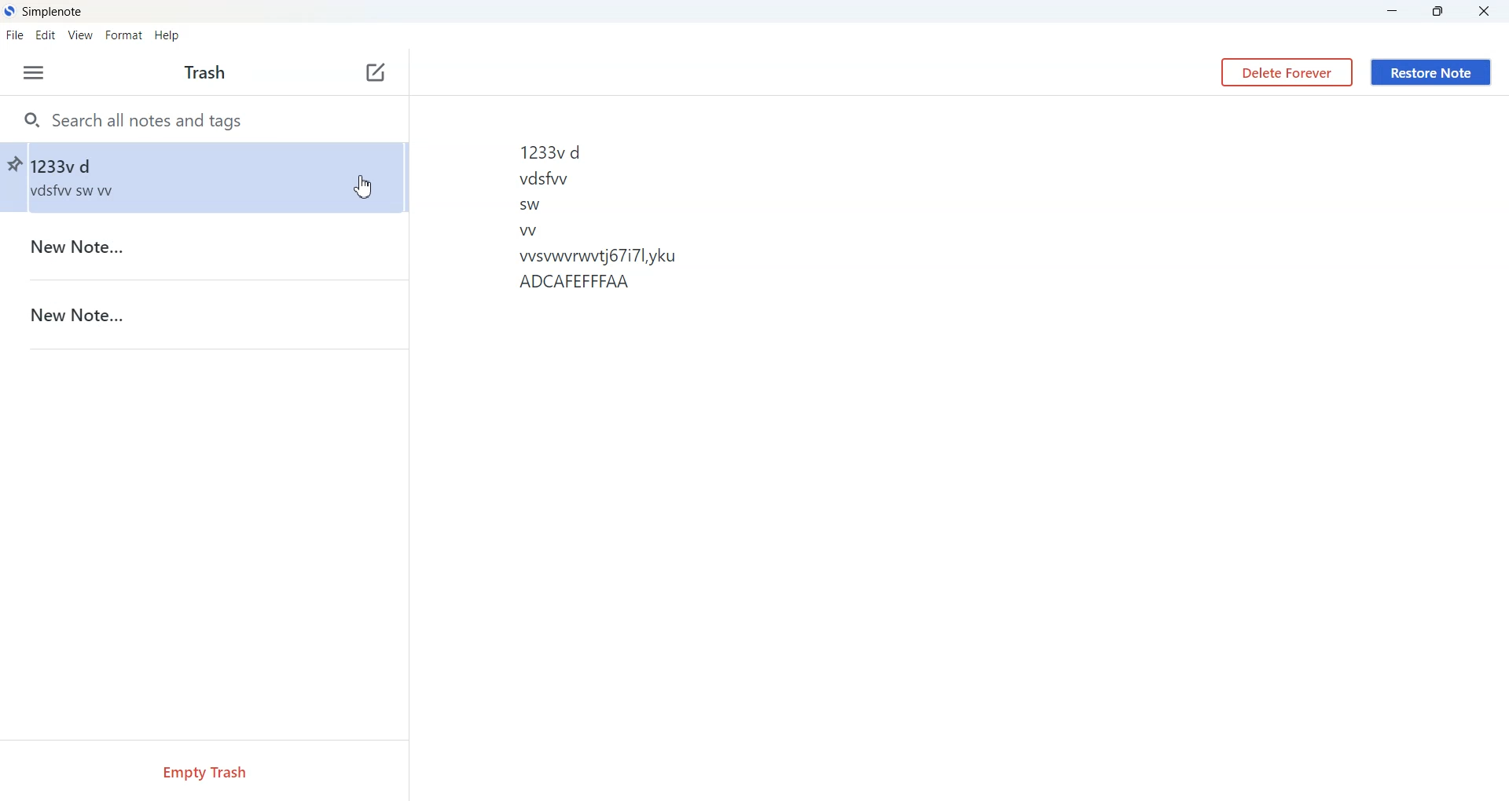 This screenshot has width=1509, height=801. Describe the element at coordinates (545, 179) in the screenshot. I see `vdsfww` at that location.